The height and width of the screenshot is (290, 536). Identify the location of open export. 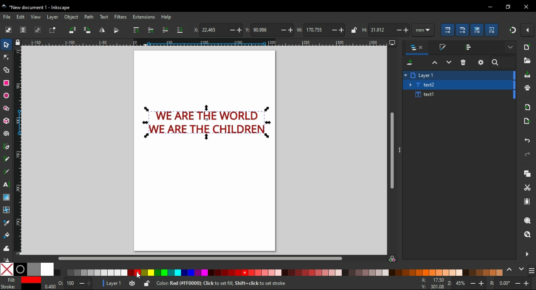
(528, 121).